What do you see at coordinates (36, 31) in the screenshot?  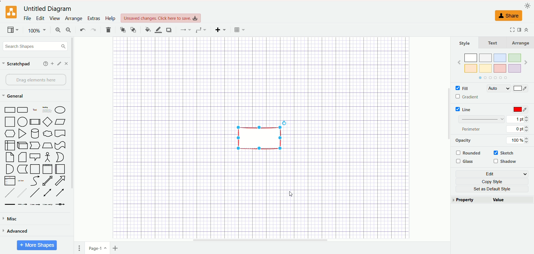 I see `100%` at bounding box center [36, 31].